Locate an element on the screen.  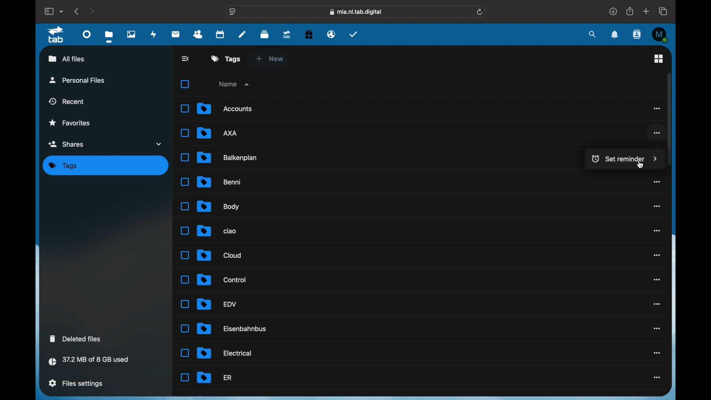
file is located at coordinates (225, 108).